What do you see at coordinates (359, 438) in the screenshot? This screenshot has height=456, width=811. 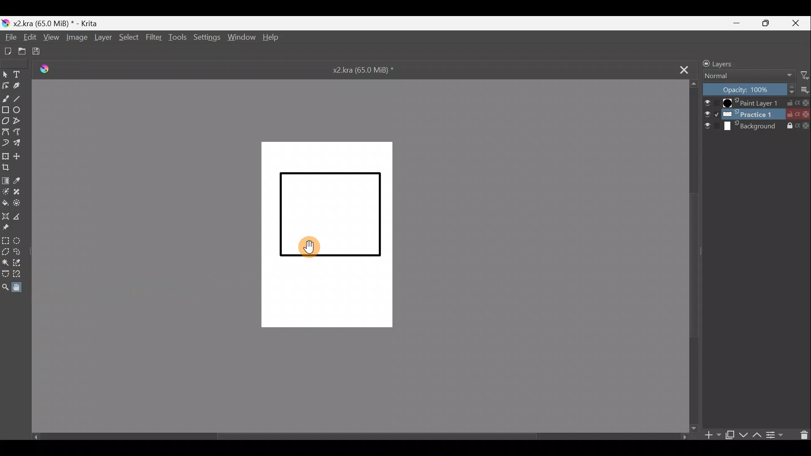 I see `Scroll bar` at bounding box center [359, 438].